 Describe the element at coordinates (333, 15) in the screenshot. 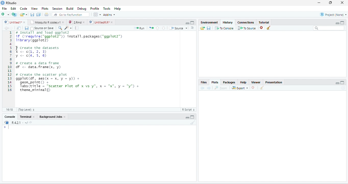

I see `Project: (None)` at that location.